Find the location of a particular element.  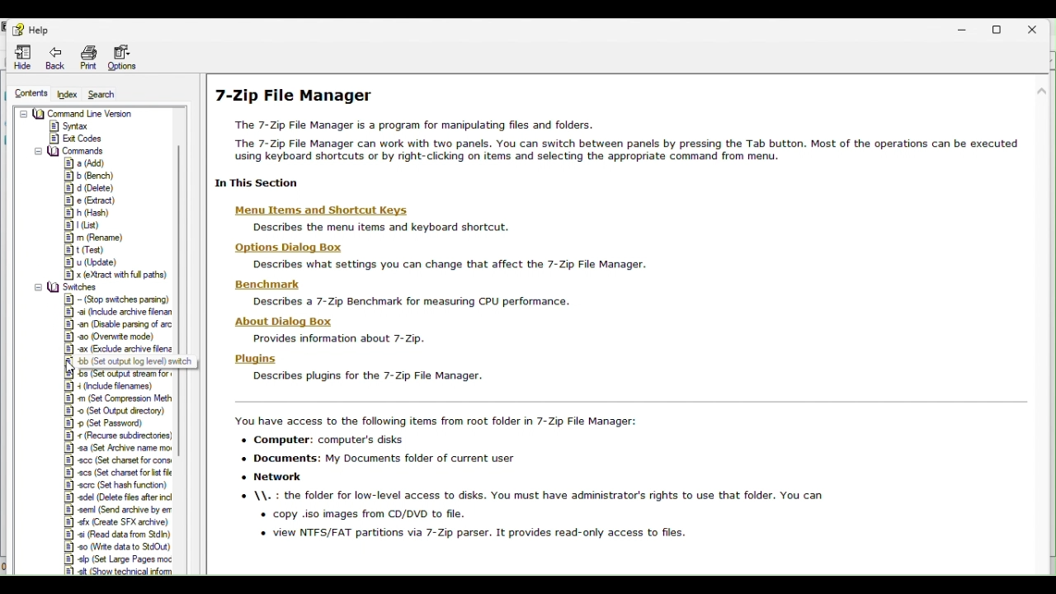

§] - (Stop switches parsing) is located at coordinates (120, 299).